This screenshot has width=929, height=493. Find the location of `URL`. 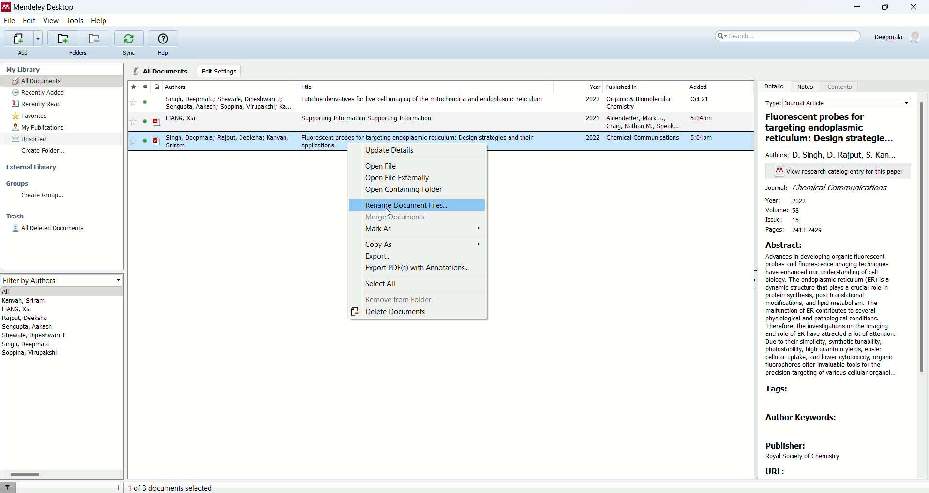

URL is located at coordinates (775, 471).